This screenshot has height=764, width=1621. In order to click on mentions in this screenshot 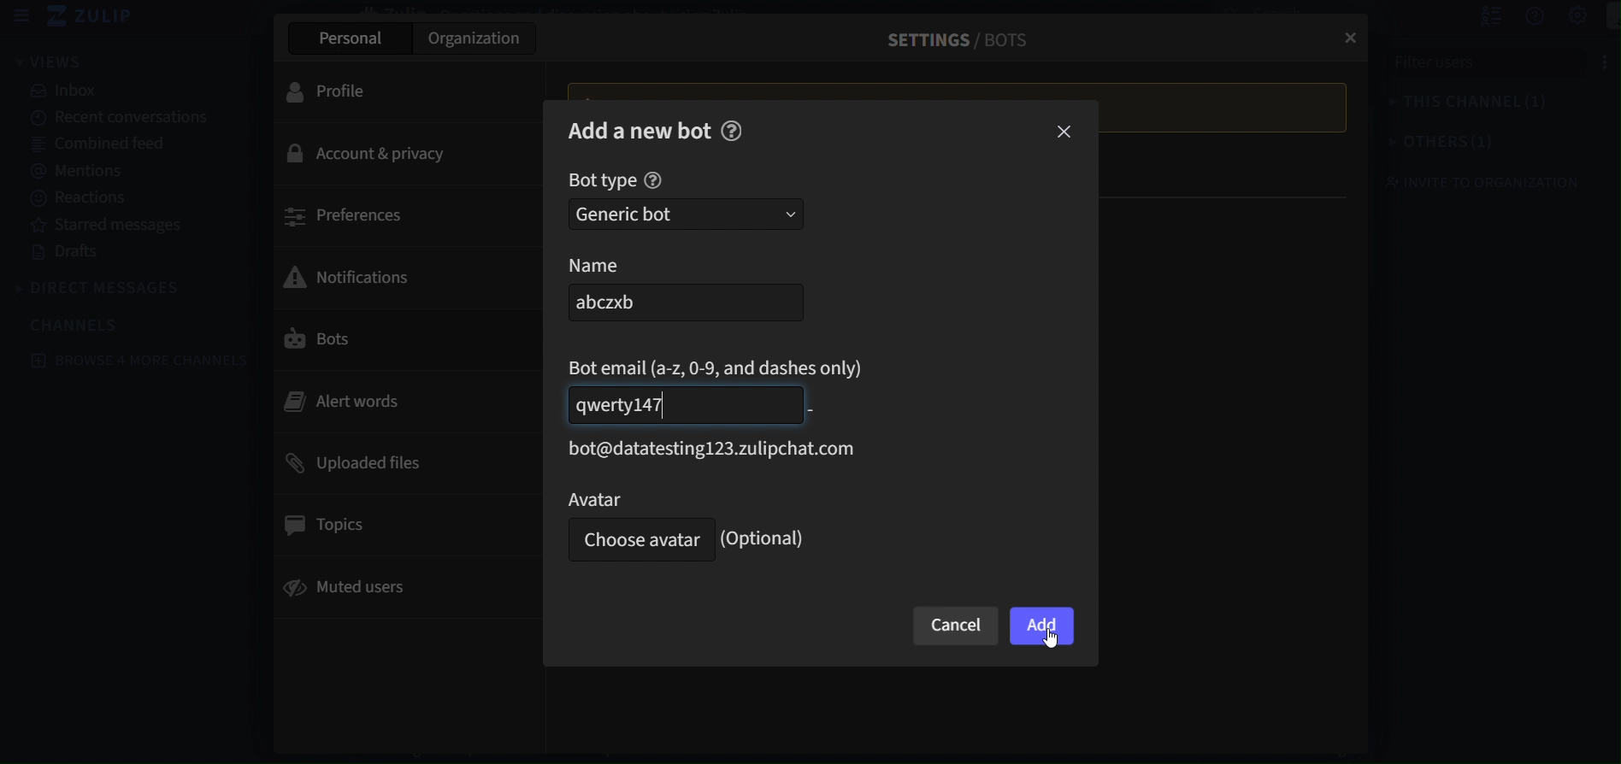, I will do `click(125, 168)`.